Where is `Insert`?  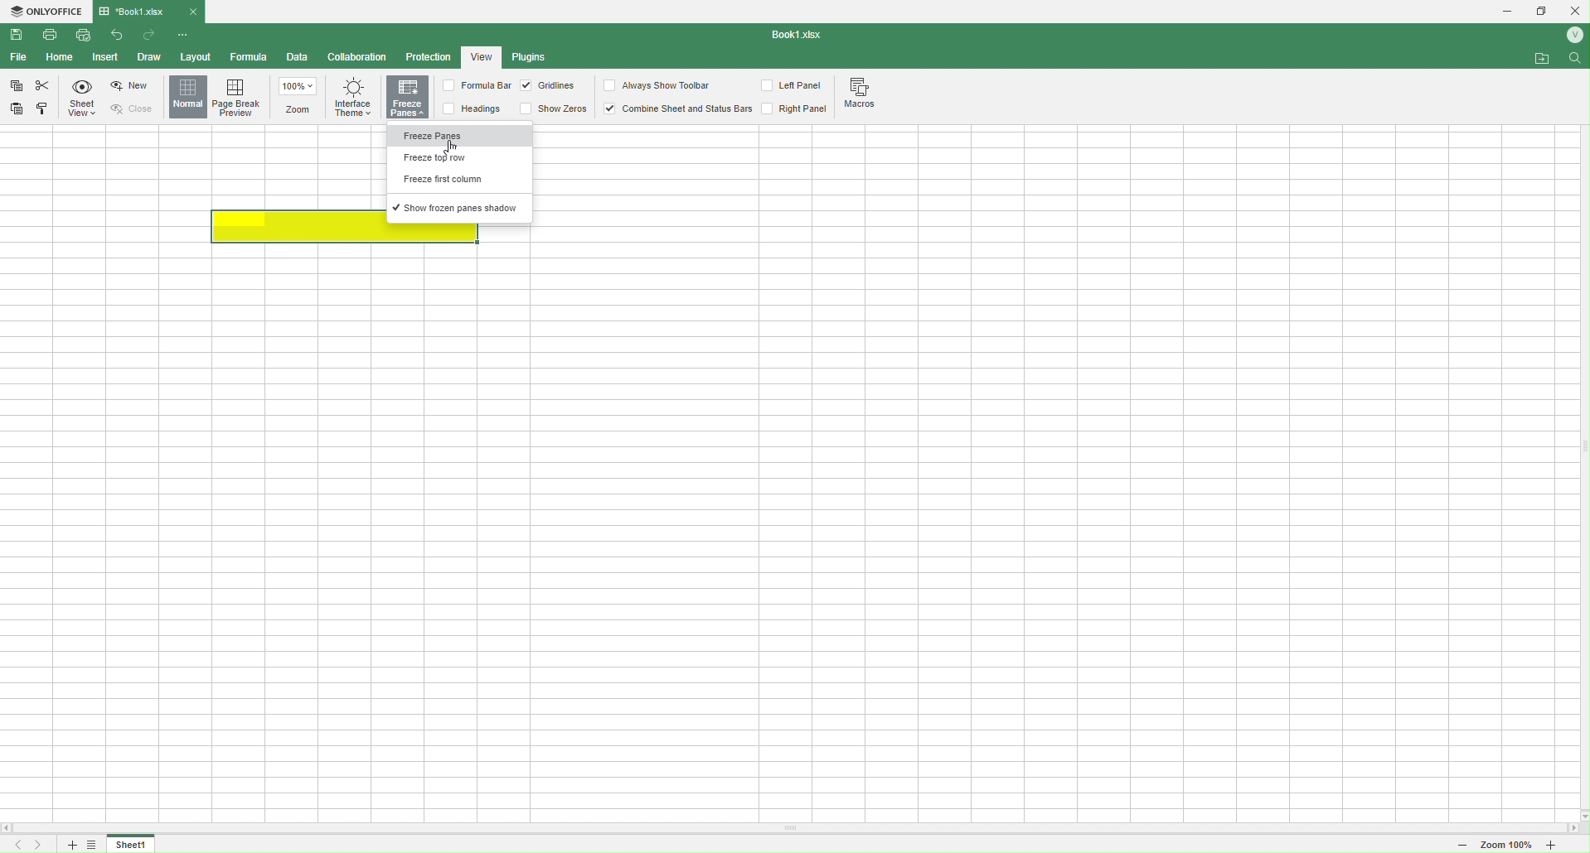
Insert is located at coordinates (104, 58).